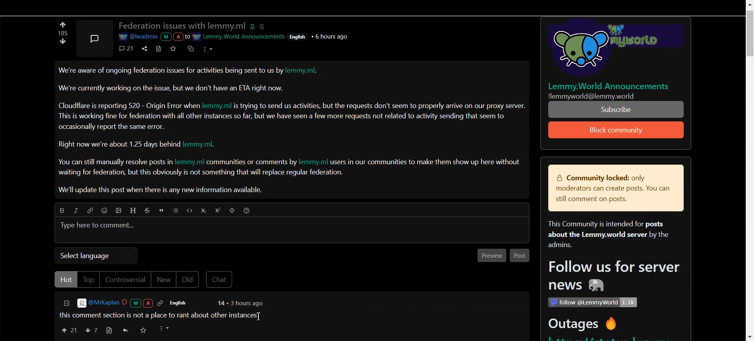  Describe the element at coordinates (583, 325) in the screenshot. I see `Outages ®` at that location.